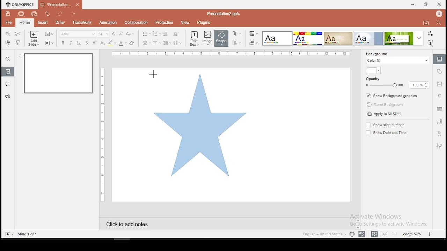 This screenshot has width=447, height=251. Describe the element at coordinates (60, 4) in the screenshot. I see `presentation` at that location.